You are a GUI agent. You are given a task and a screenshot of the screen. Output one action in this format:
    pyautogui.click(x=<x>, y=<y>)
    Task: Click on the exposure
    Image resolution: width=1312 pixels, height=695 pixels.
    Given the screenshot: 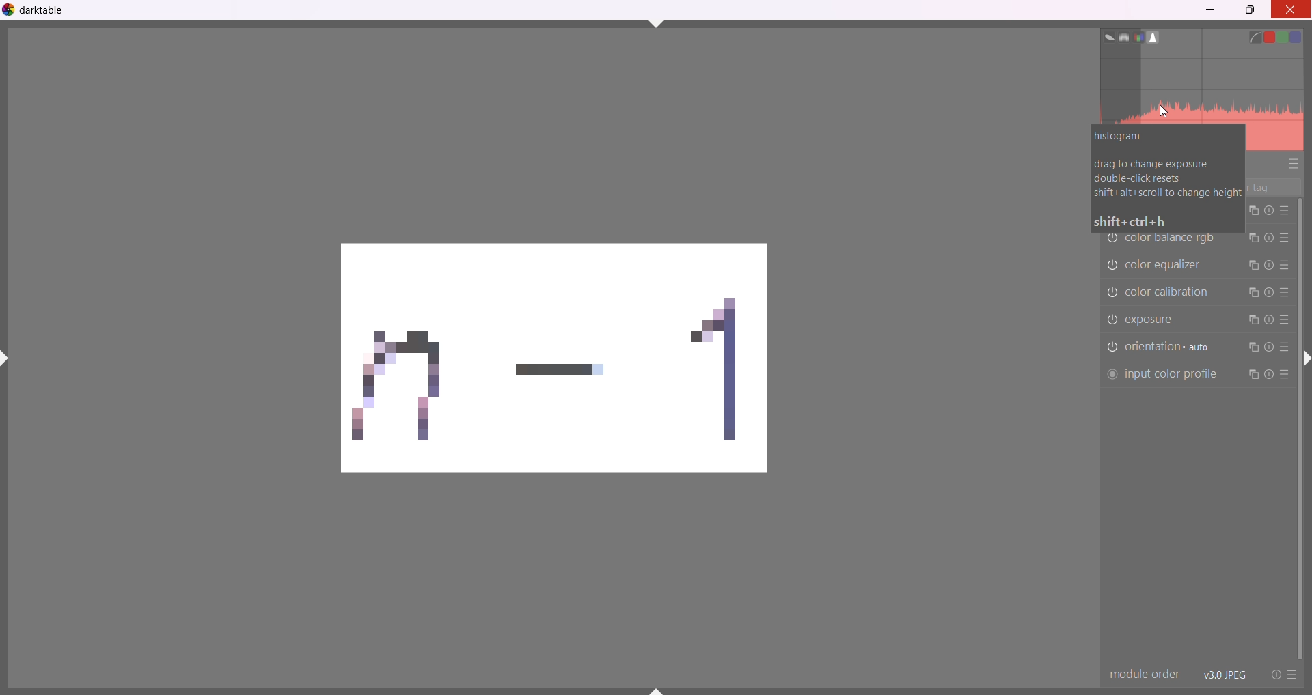 What is the action you would take?
    pyautogui.click(x=1160, y=321)
    